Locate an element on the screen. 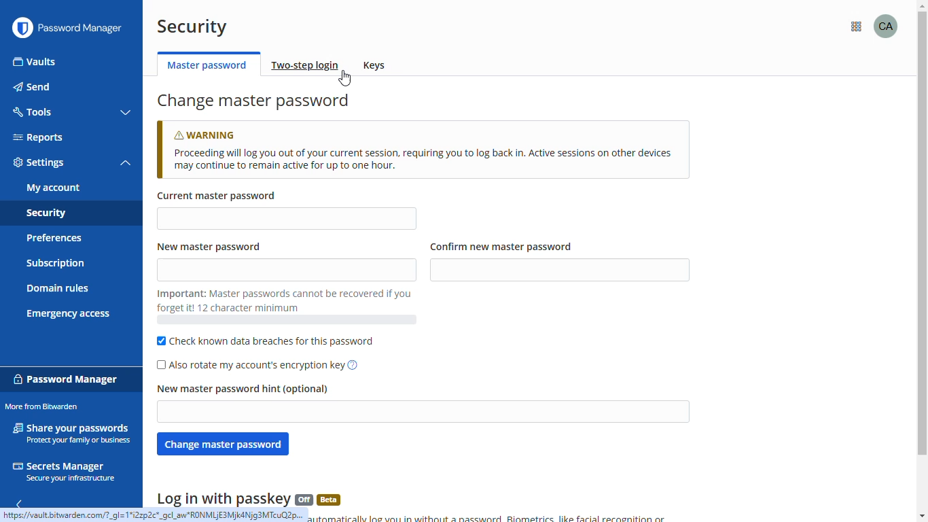  also rotate my account's encryption key is located at coordinates (251, 365).